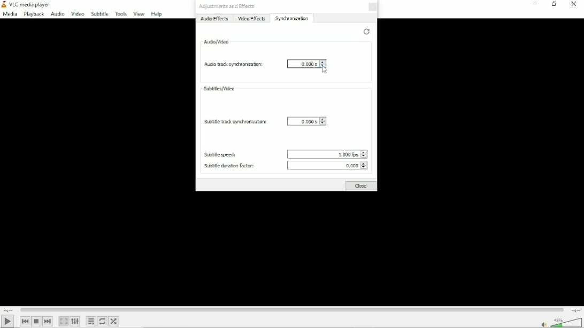 The width and height of the screenshot is (584, 328). I want to click on Subtitle speed, so click(220, 155).